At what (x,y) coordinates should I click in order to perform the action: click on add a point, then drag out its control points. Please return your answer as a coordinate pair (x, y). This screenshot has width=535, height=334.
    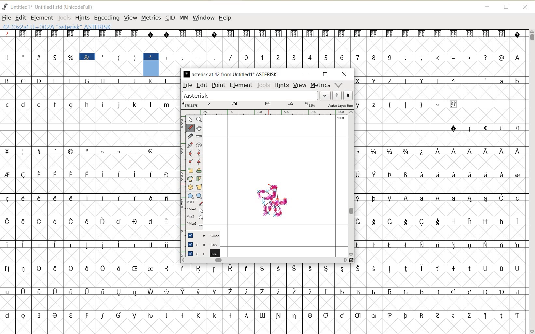
    Looking at the image, I should click on (189, 145).